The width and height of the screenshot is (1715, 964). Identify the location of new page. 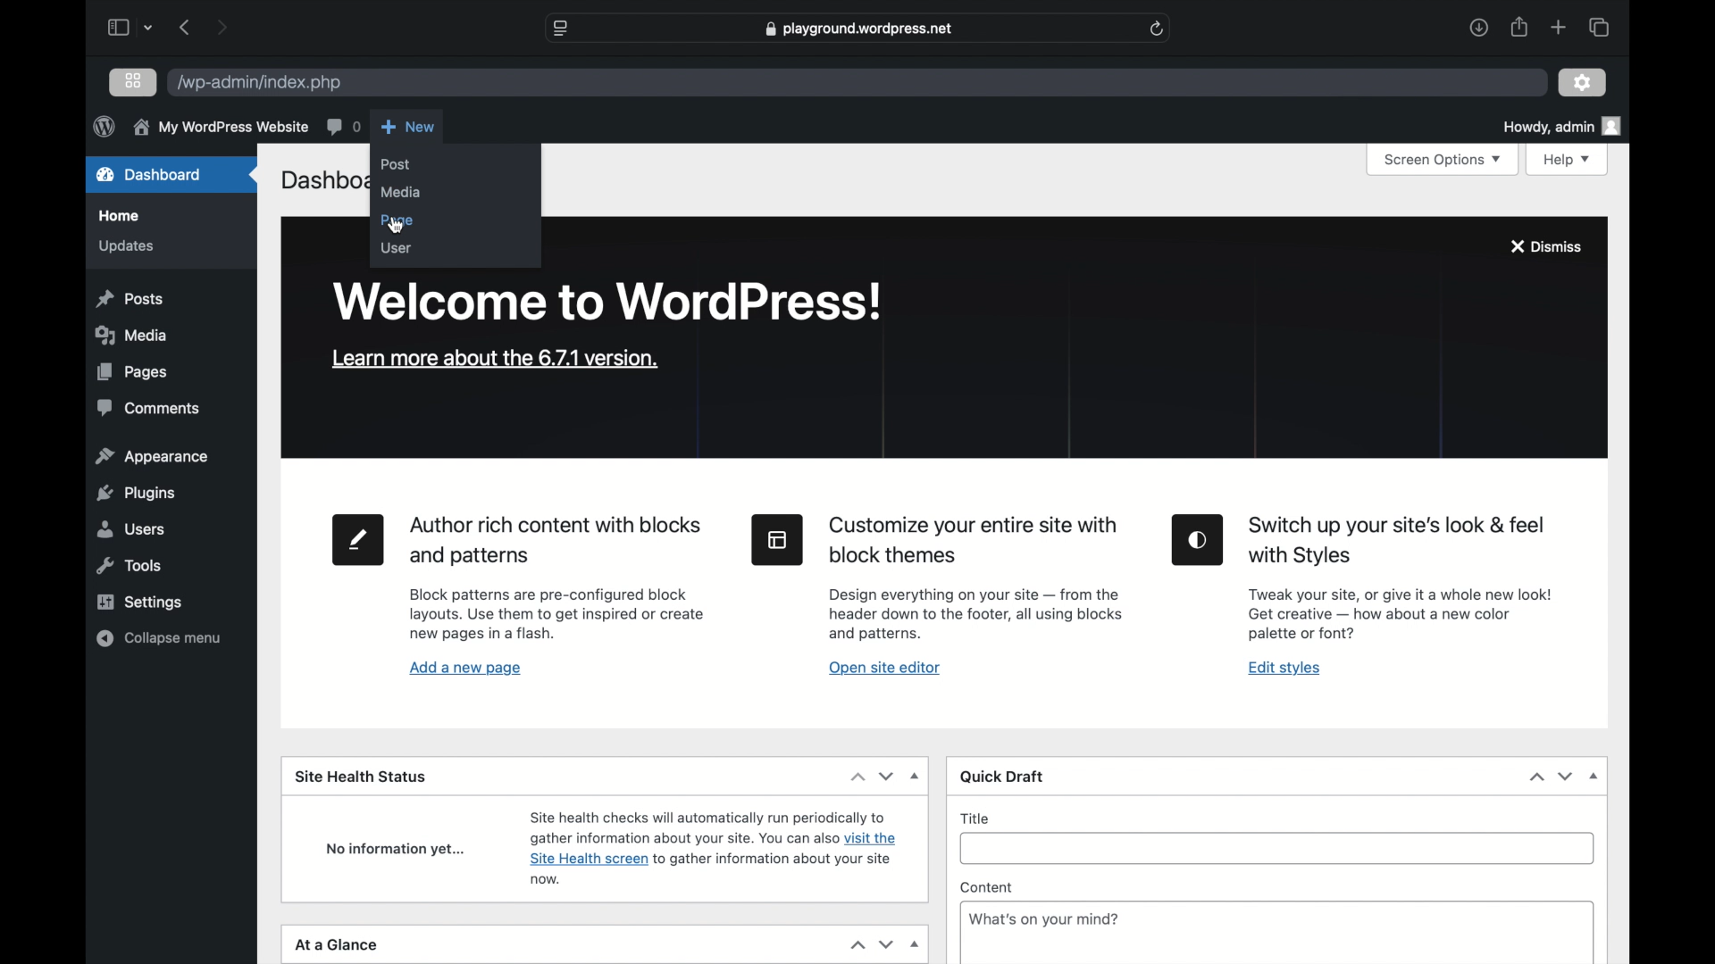
(358, 539).